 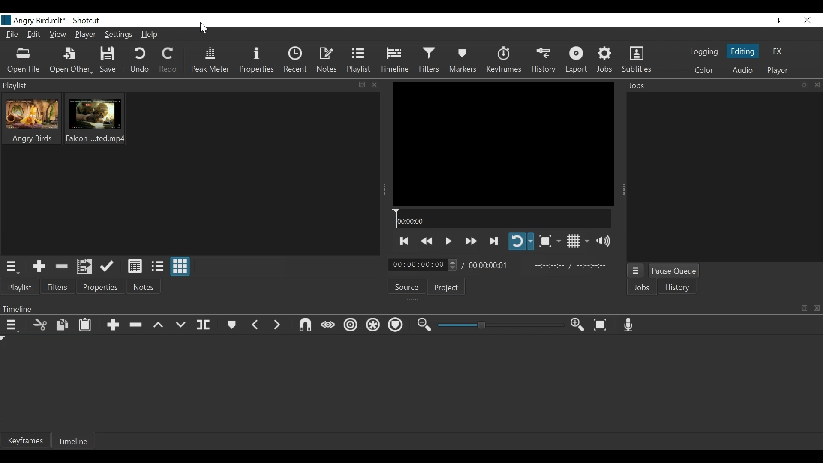 What do you see at coordinates (446, 288) in the screenshot?
I see `Project` at bounding box center [446, 288].